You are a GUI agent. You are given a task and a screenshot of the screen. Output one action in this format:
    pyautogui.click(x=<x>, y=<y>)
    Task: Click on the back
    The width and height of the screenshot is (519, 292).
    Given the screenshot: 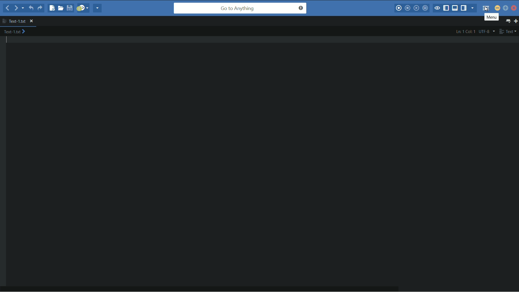 What is the action you would take?
    pyautogui.click(x=7, y=8)
    